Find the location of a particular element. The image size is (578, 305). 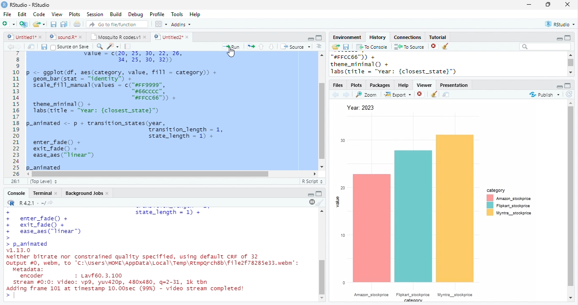

category is located at coordinates (412, 300).